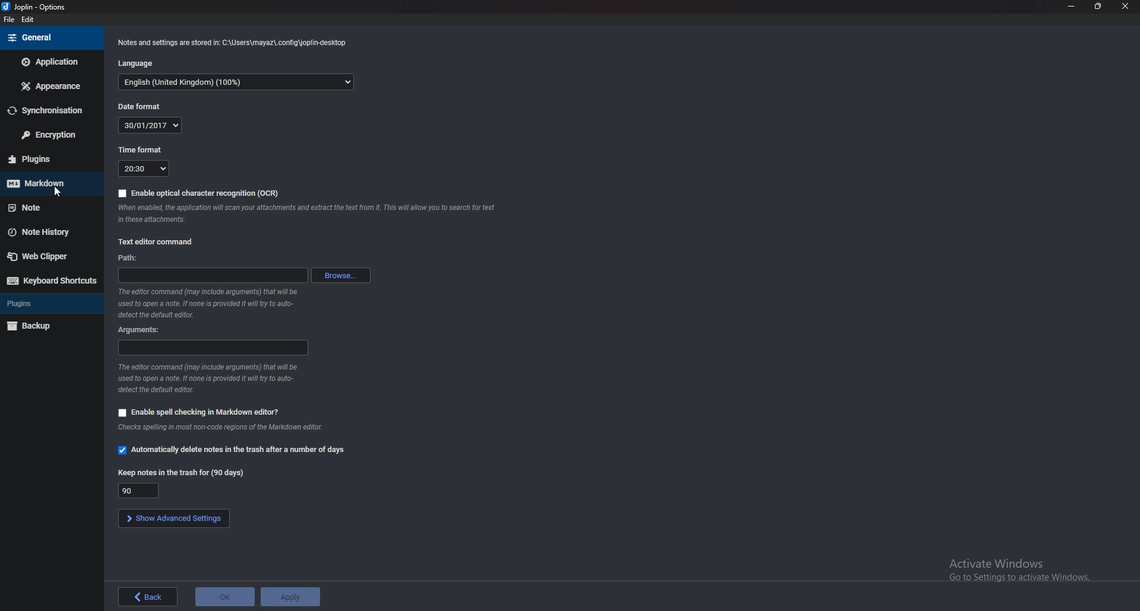  Describe the element at coordinates (58, 193) in the screenshot. I see `cursor` at that location.